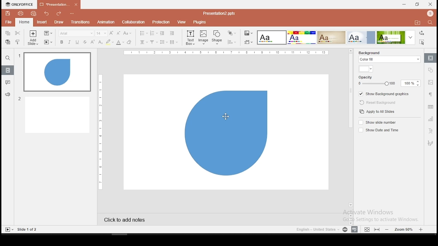  What do you see at coordinates (361, 37) in the screenshot?
I see `theme` at bounding box center [361, 37].